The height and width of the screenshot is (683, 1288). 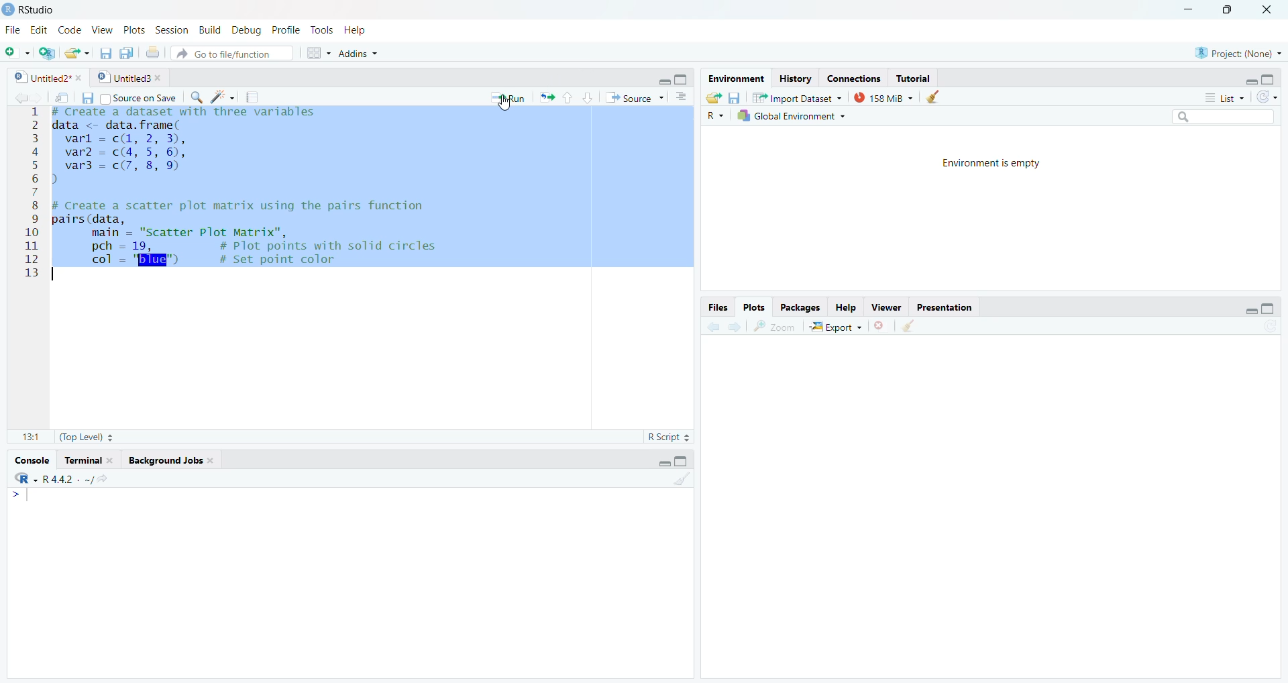 I want to click on + Source, so click(x=637, y=97).